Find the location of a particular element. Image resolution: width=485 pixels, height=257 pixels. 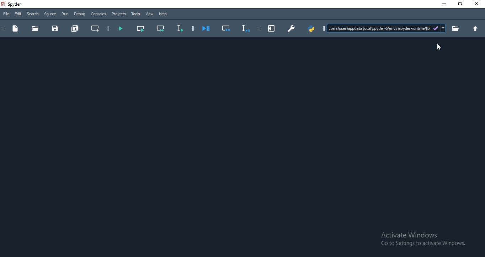

Cursor is located at coordinates (439, 47).